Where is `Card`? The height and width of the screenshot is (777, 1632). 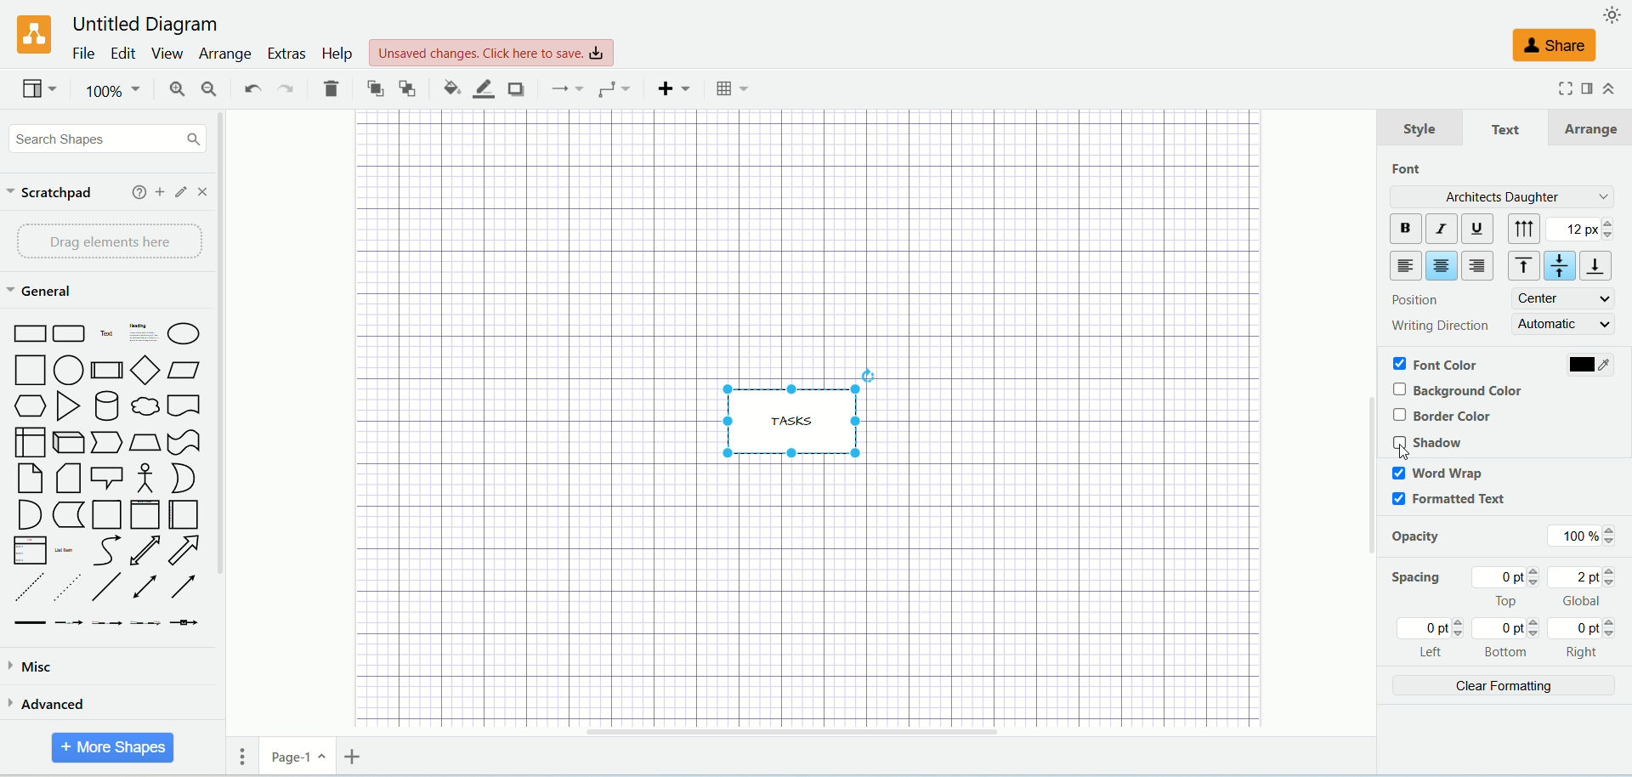
Card is located at coordinates (67, 479).